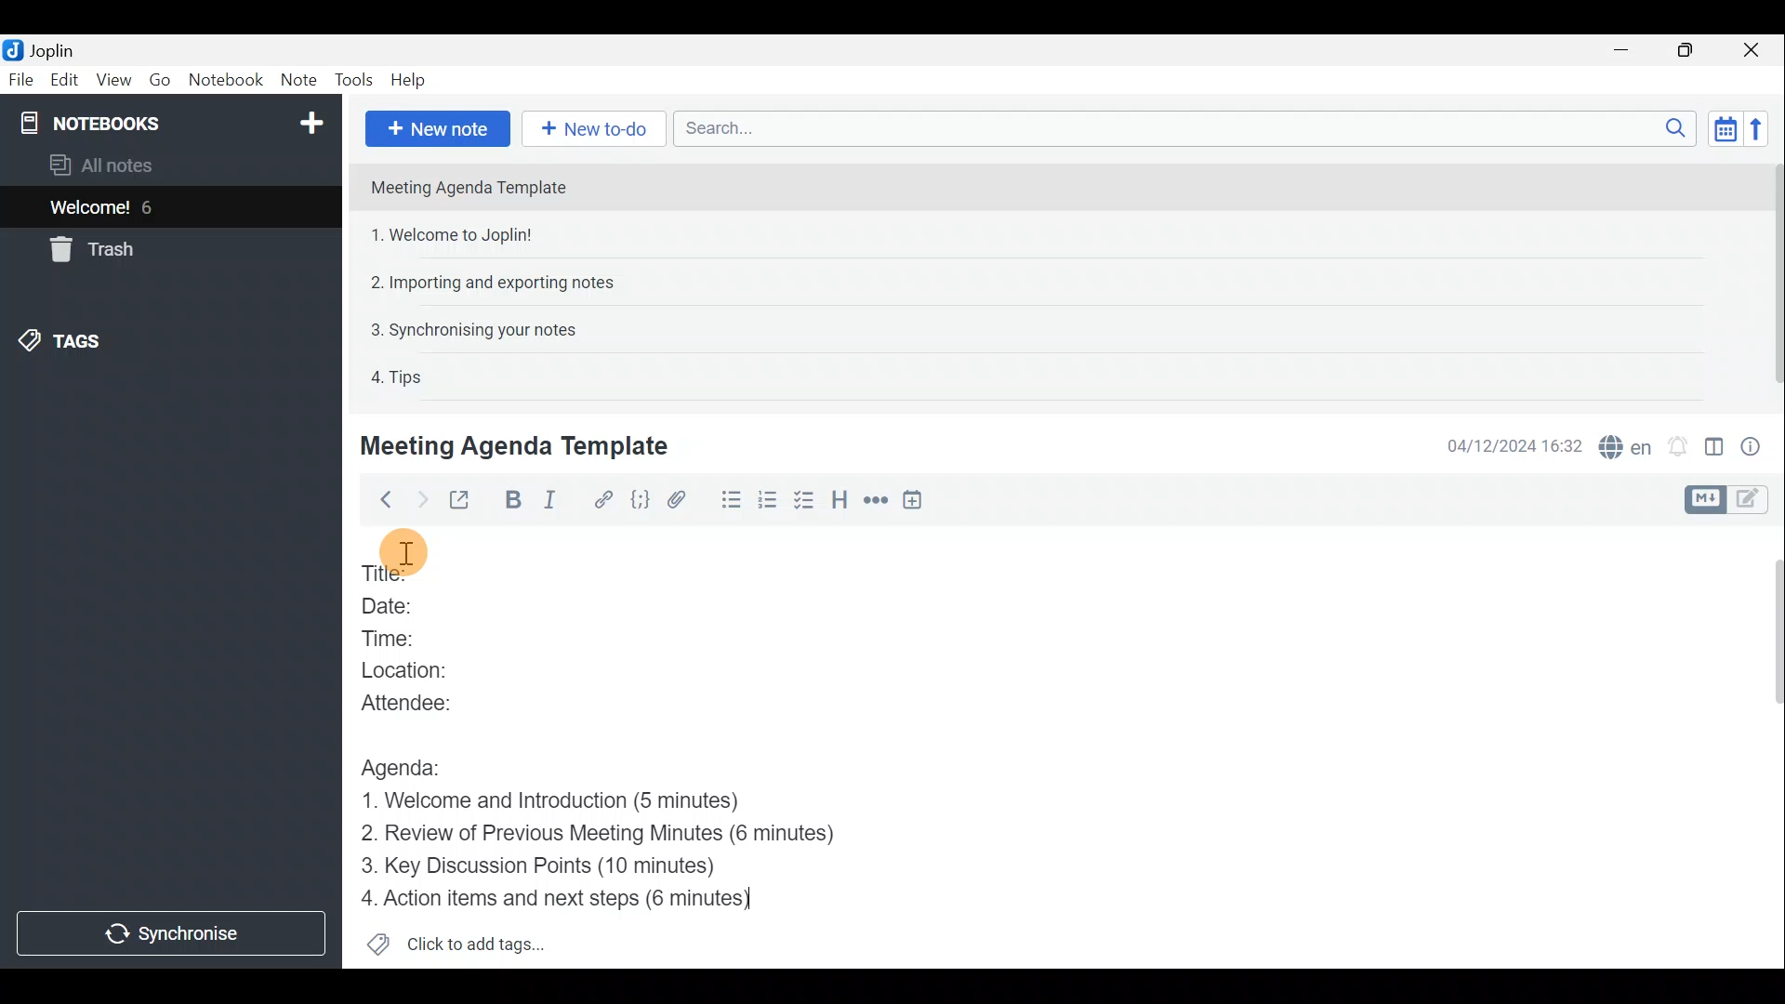  What do you see at coordinates (407, 608) in the screenshot?
I see `Date:` at bounding box center [407, 608].